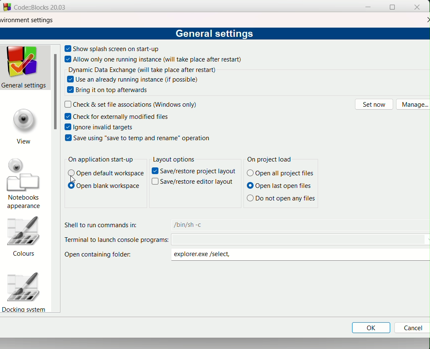 This screenshot has height=349, width=430. What do you see at coordinates (105, 175) in the screenshot?
I see `open default workspace` at bounding box center [105, 175].